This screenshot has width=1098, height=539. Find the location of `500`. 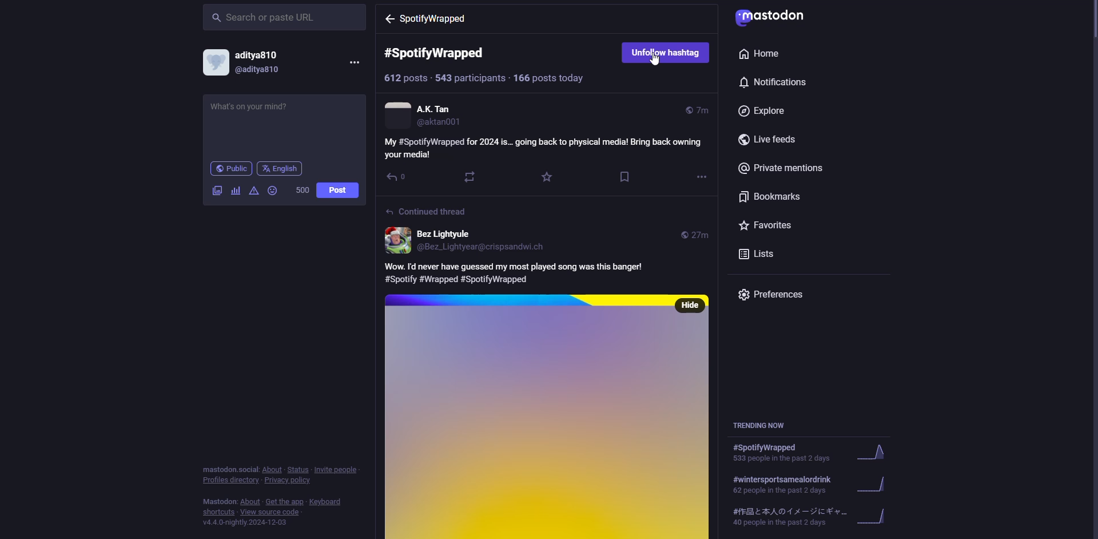

500 is located at coordinates (303, 190).